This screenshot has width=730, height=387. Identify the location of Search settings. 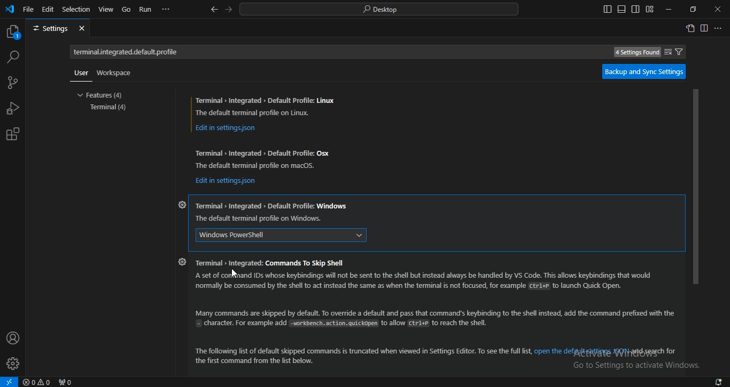
(387, 51).